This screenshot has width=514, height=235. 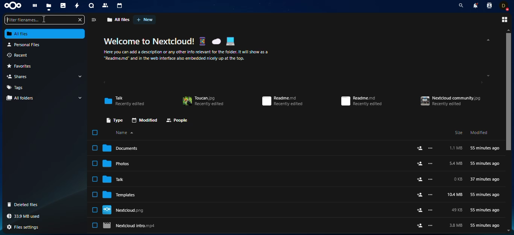 What do you see at coordinates (144, 120) in the screenshot?
I see `modified` at bounding box center [144, 120].